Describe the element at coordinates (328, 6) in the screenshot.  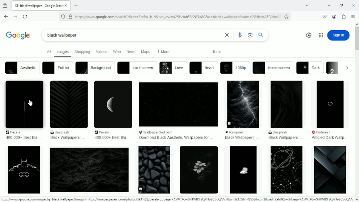
I see `minimize` at that location.